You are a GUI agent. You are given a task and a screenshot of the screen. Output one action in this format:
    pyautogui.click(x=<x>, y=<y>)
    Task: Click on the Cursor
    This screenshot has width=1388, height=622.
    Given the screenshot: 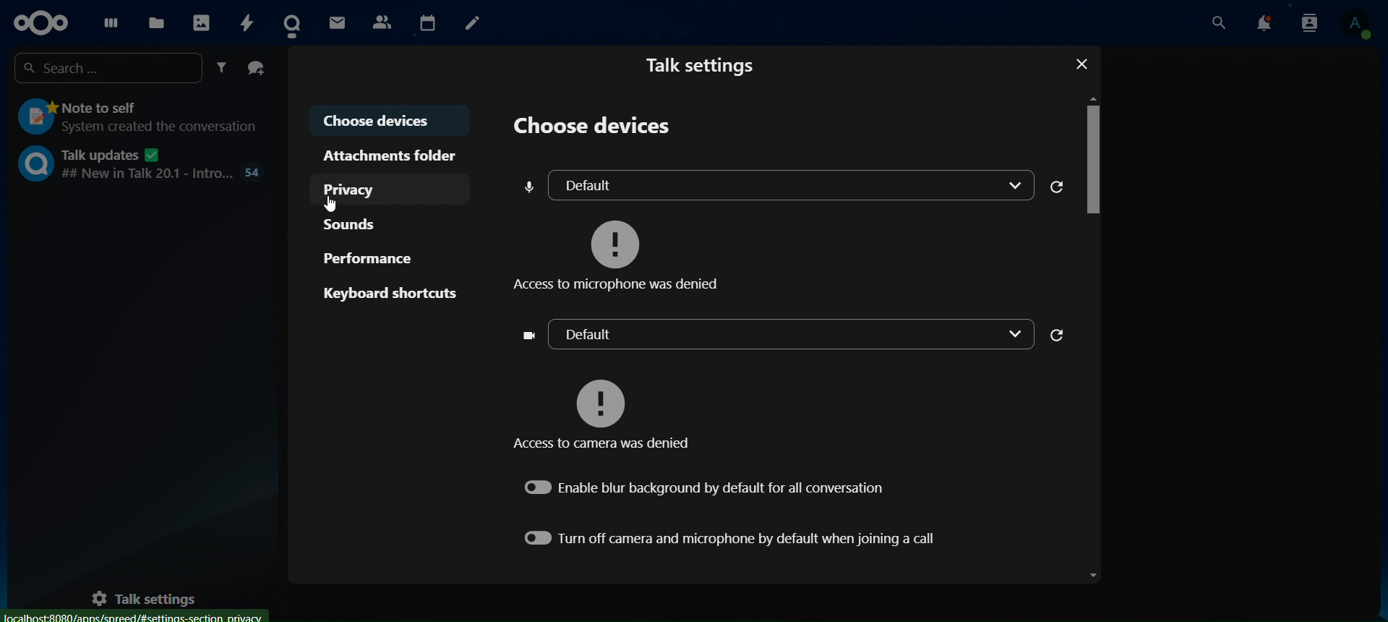 What is the action you would take?
    pyautogui.click(x=330, y=205)
    